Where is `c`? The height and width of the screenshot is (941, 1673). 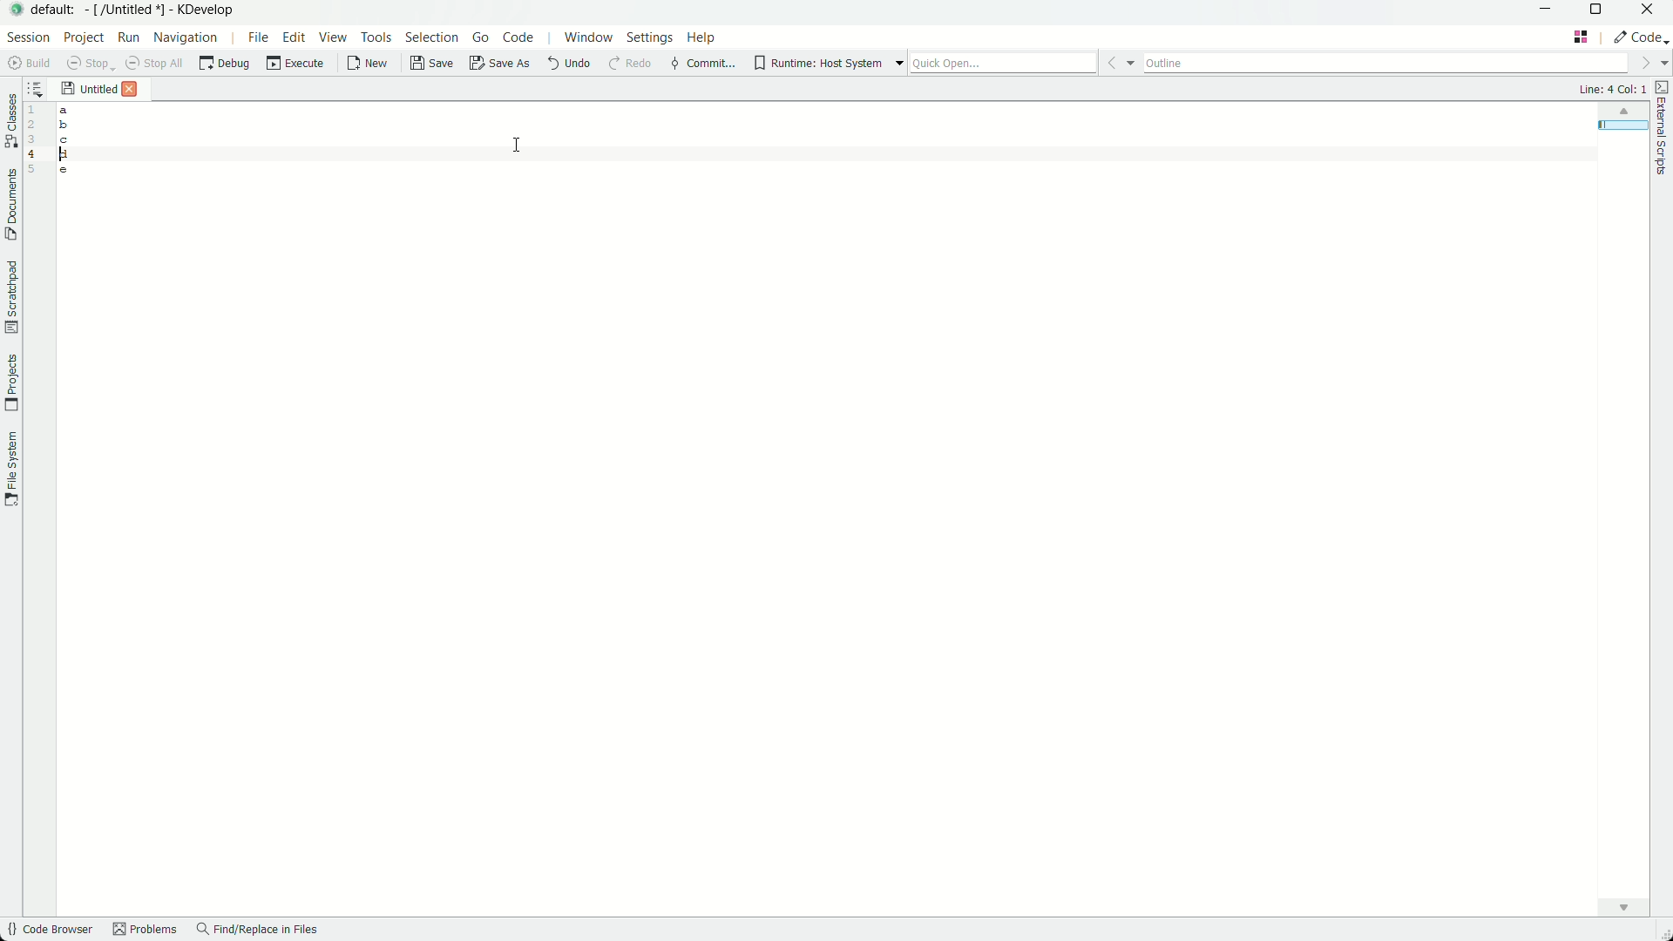 c is located at coordinates (67, 139).